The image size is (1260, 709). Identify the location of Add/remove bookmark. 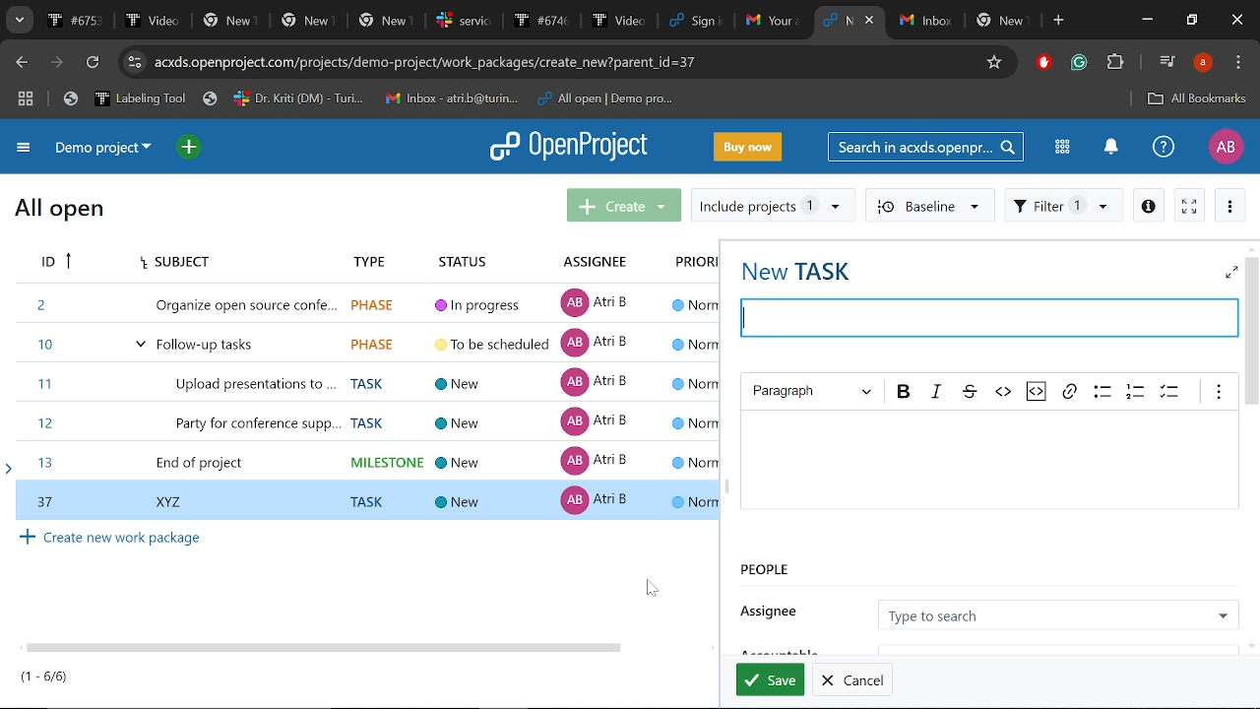
(991, 64).